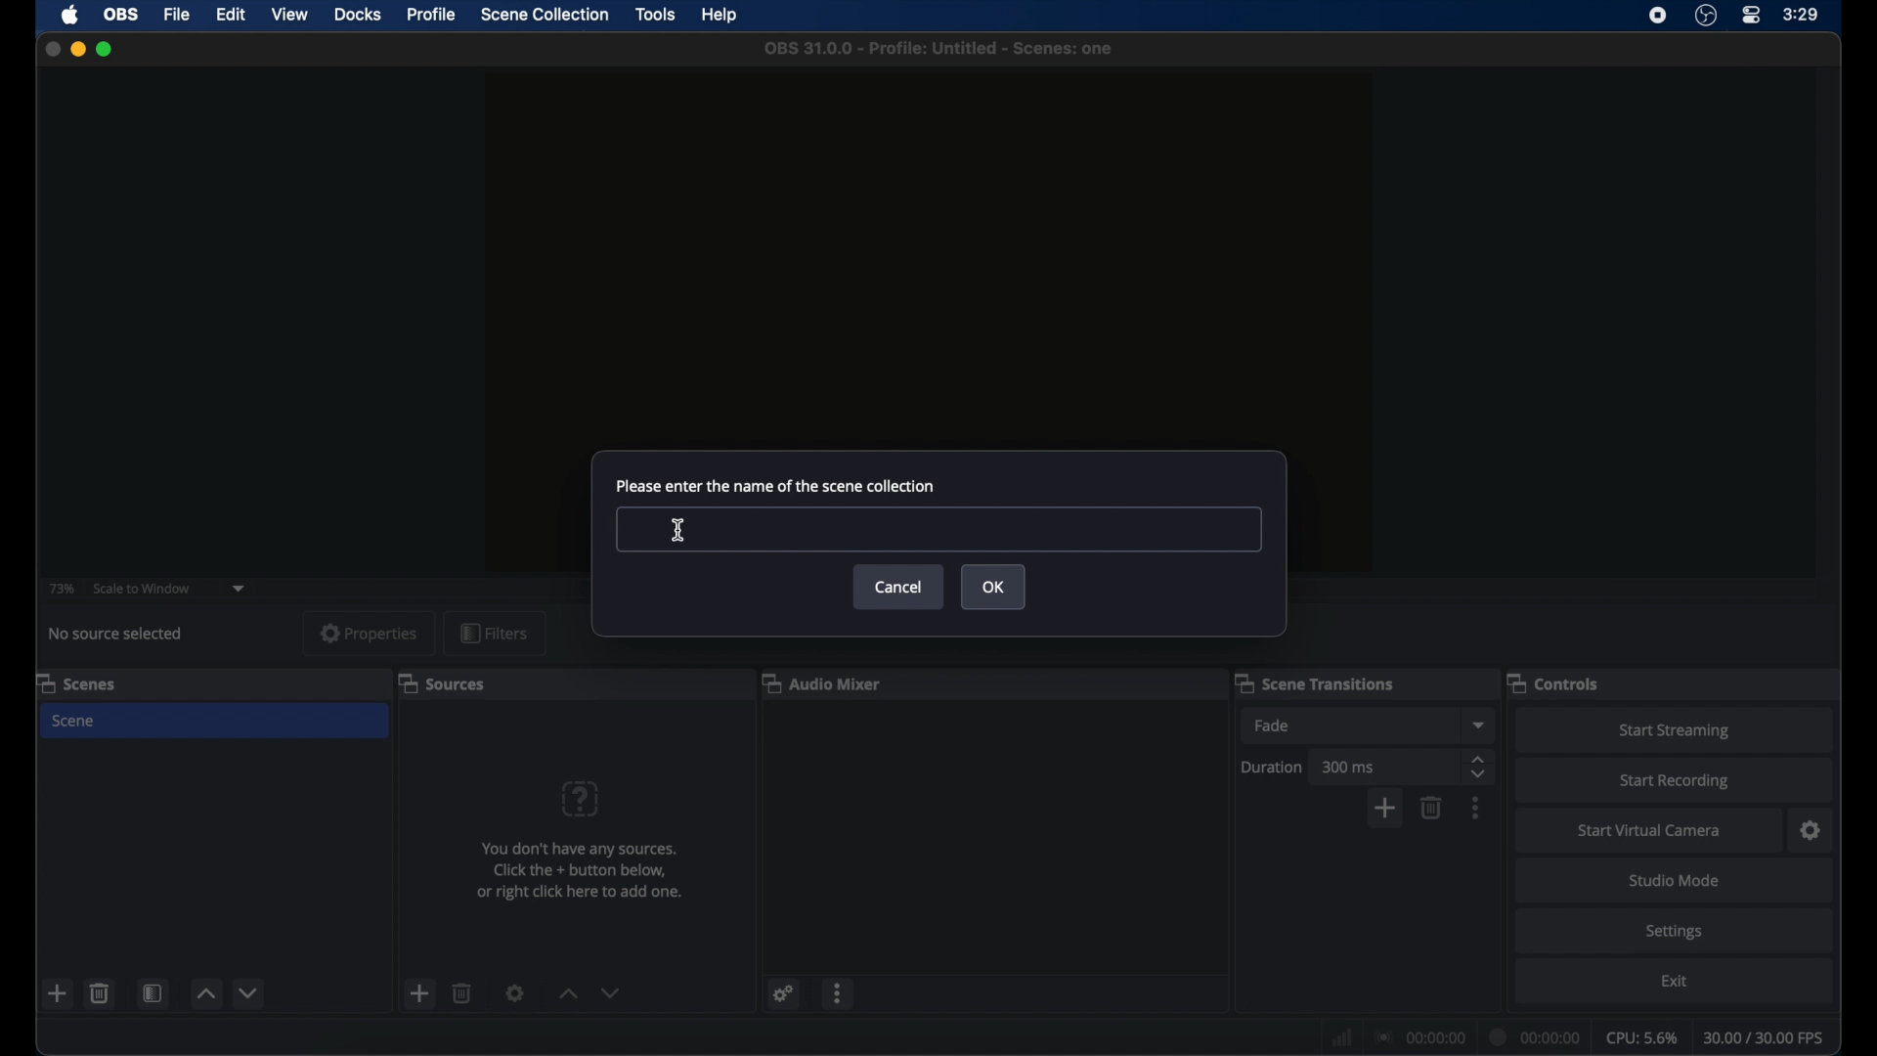 The height and width of the screenshot is (1056, 1877). Describe the element at coordinates (61, 588) in the screenshot. I see `73%` at that location.